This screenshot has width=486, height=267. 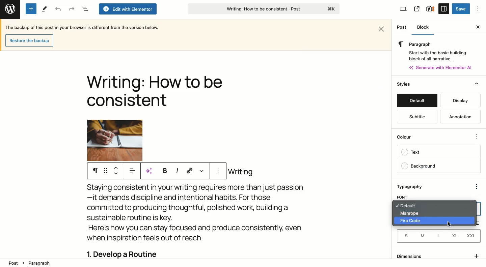 What do you see at coordinates (478, 9) in the screenshot?
I see `Options` at bounding box center [478, 9].